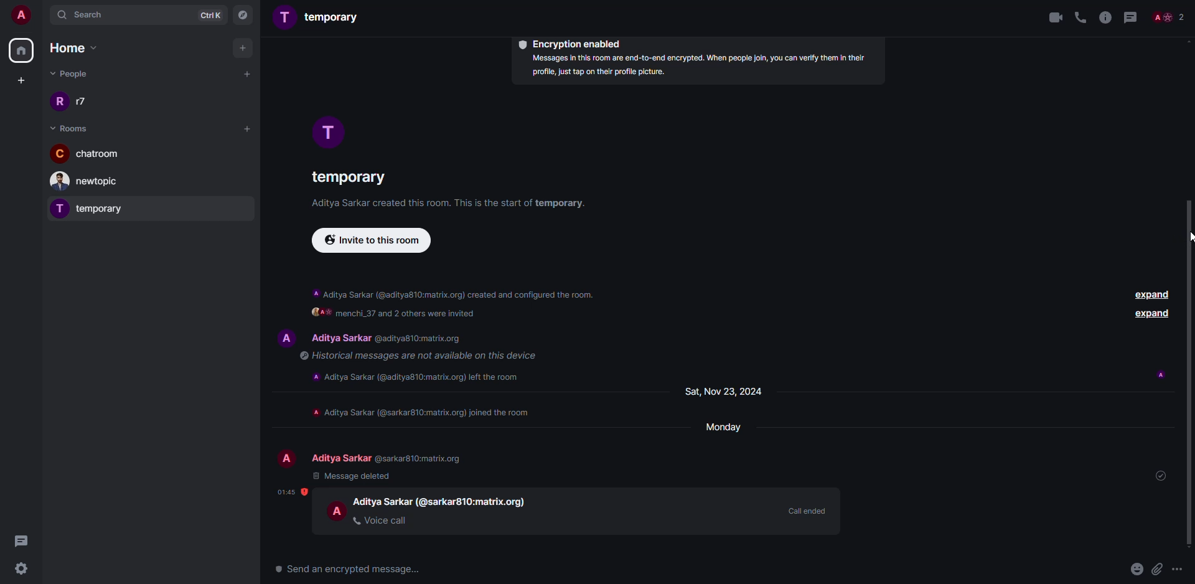 Image resolution: width=1195 pixels, height=584 pixels. What do you see at coordinates (73, 75) in the screenshot?
I see `people` at bounding box center [73, 75].